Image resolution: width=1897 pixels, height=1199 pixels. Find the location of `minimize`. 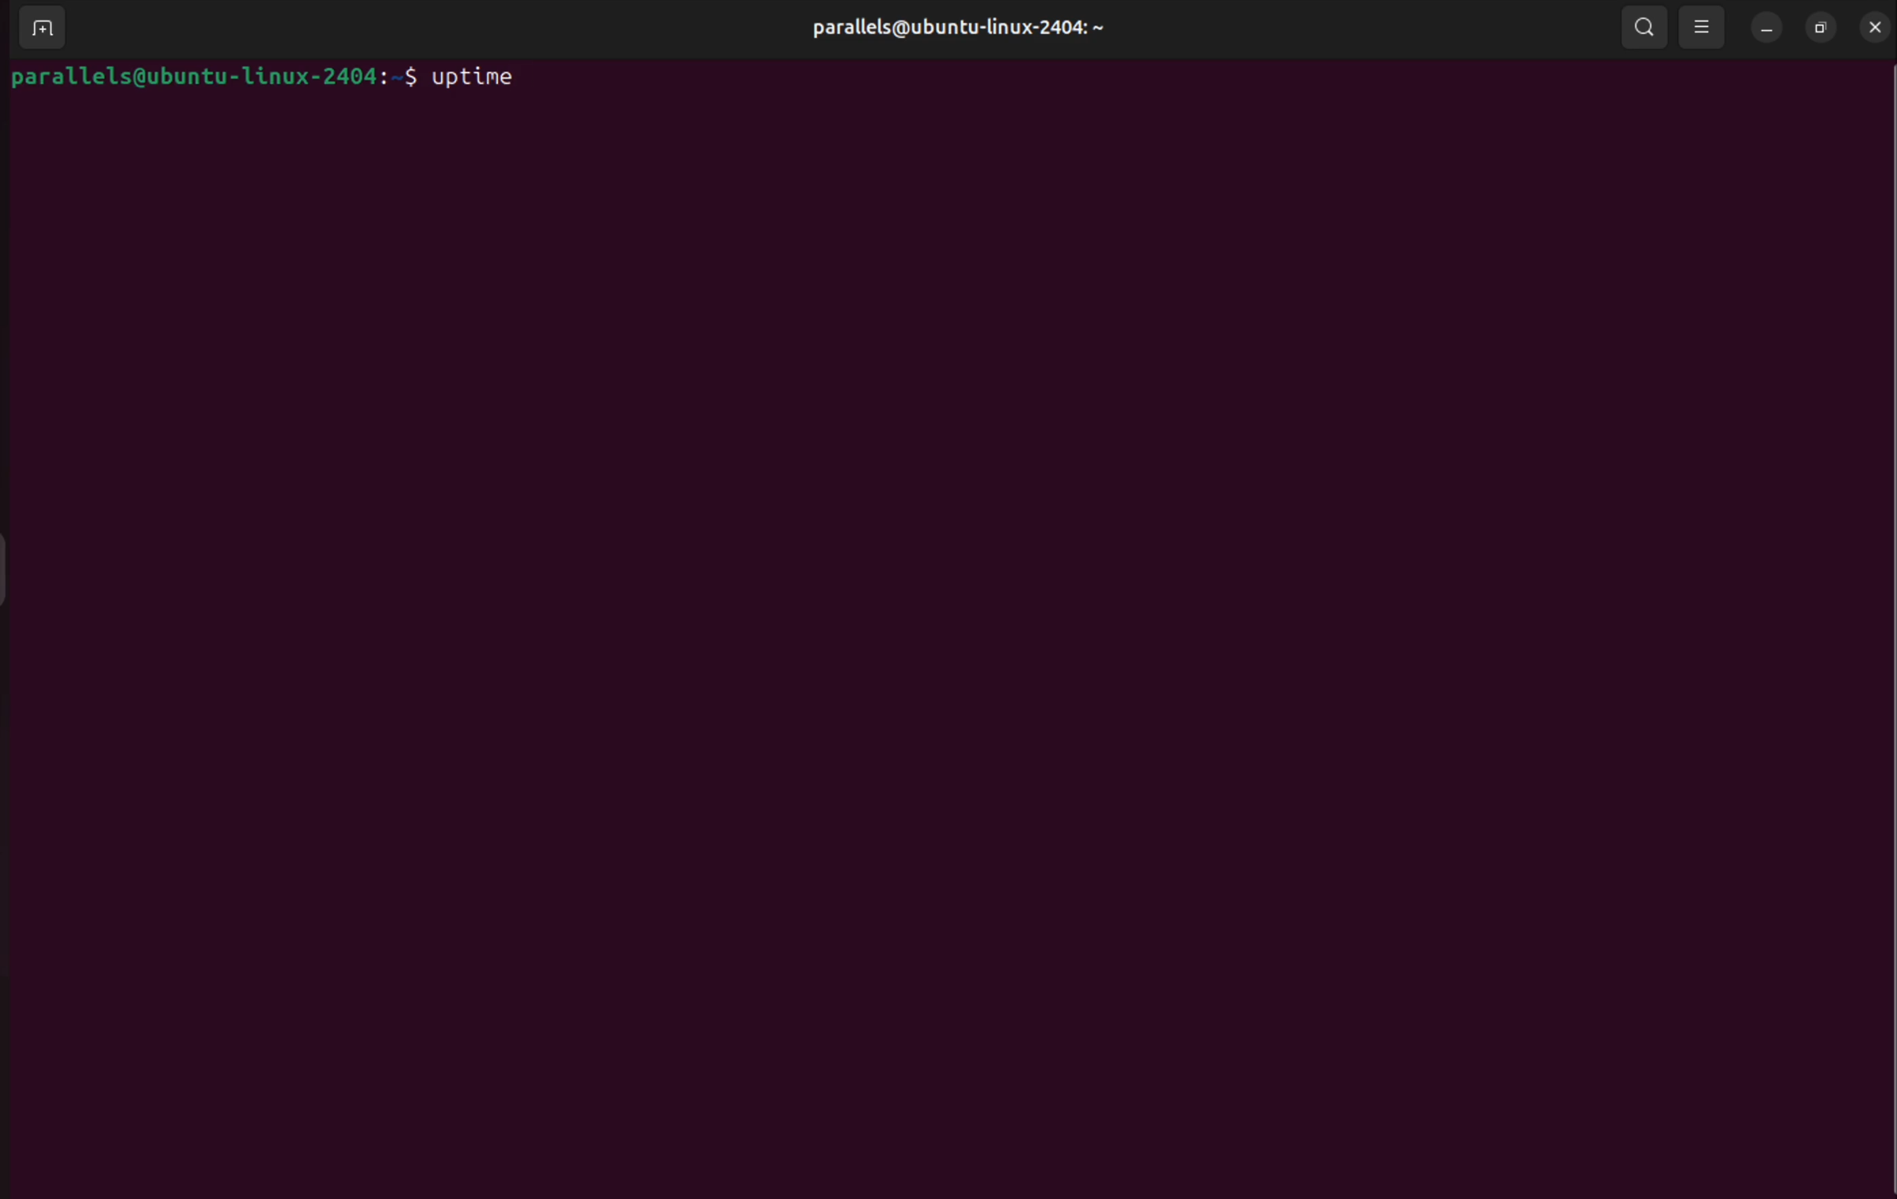

minimize is located at coordinates (1761, 28).